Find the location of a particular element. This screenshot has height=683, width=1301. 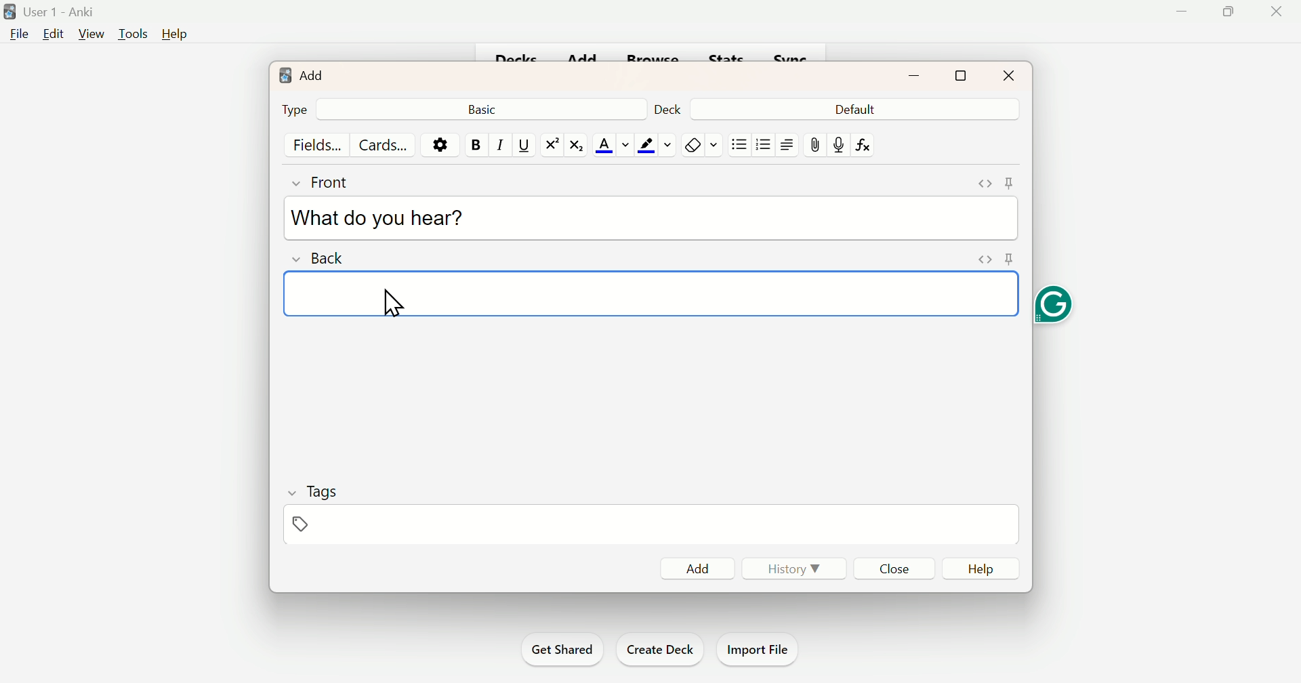

Create Deck is located at coordinates (659, 649).